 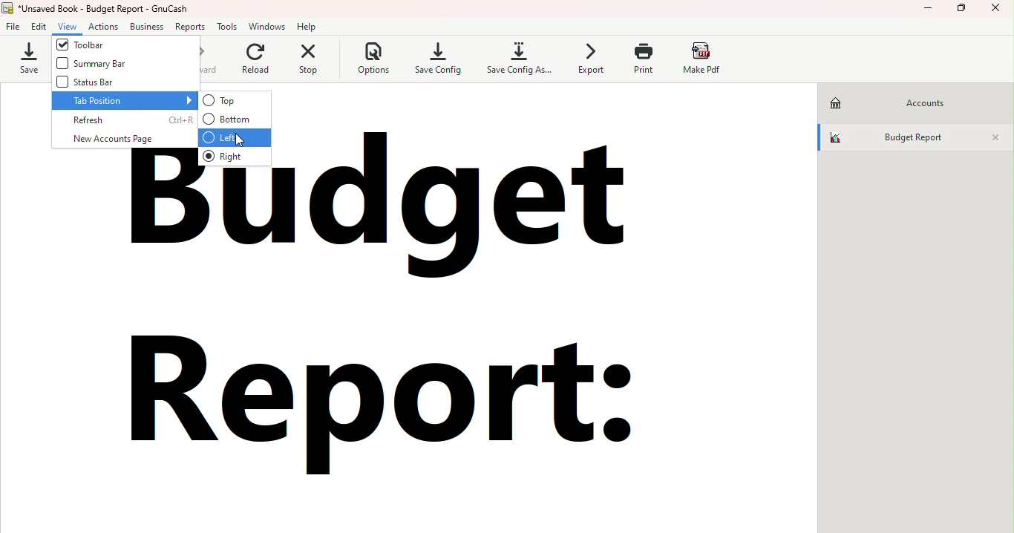 I want to click on Tab position, so click(x=125, y=101).